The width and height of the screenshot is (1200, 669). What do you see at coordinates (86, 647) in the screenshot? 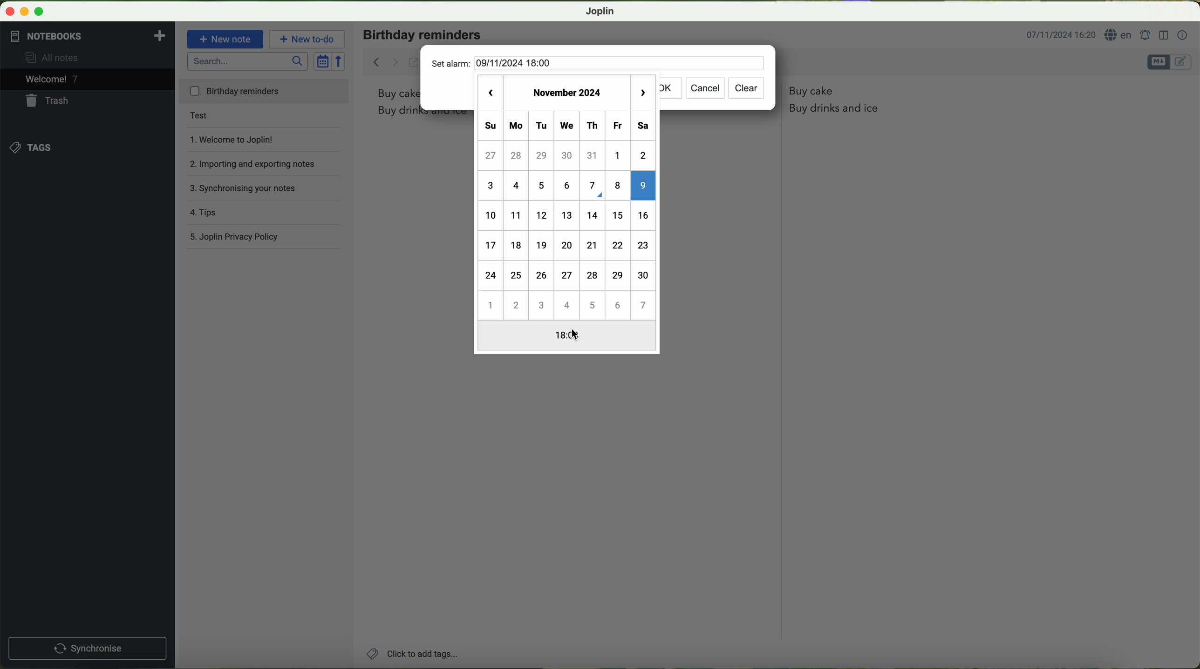
I see `synchronise button` at bounding box center [86, 647].